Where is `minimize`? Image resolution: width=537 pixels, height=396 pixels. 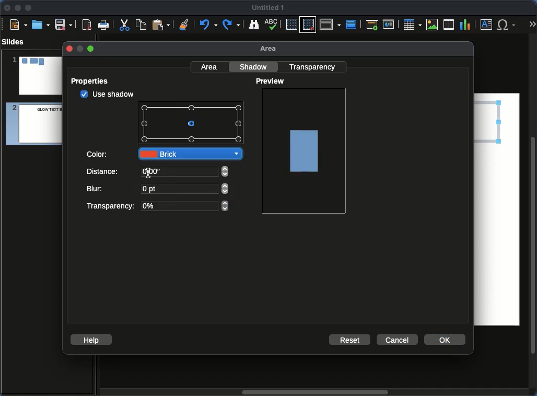
minimize is located at coordinates (79, 49).